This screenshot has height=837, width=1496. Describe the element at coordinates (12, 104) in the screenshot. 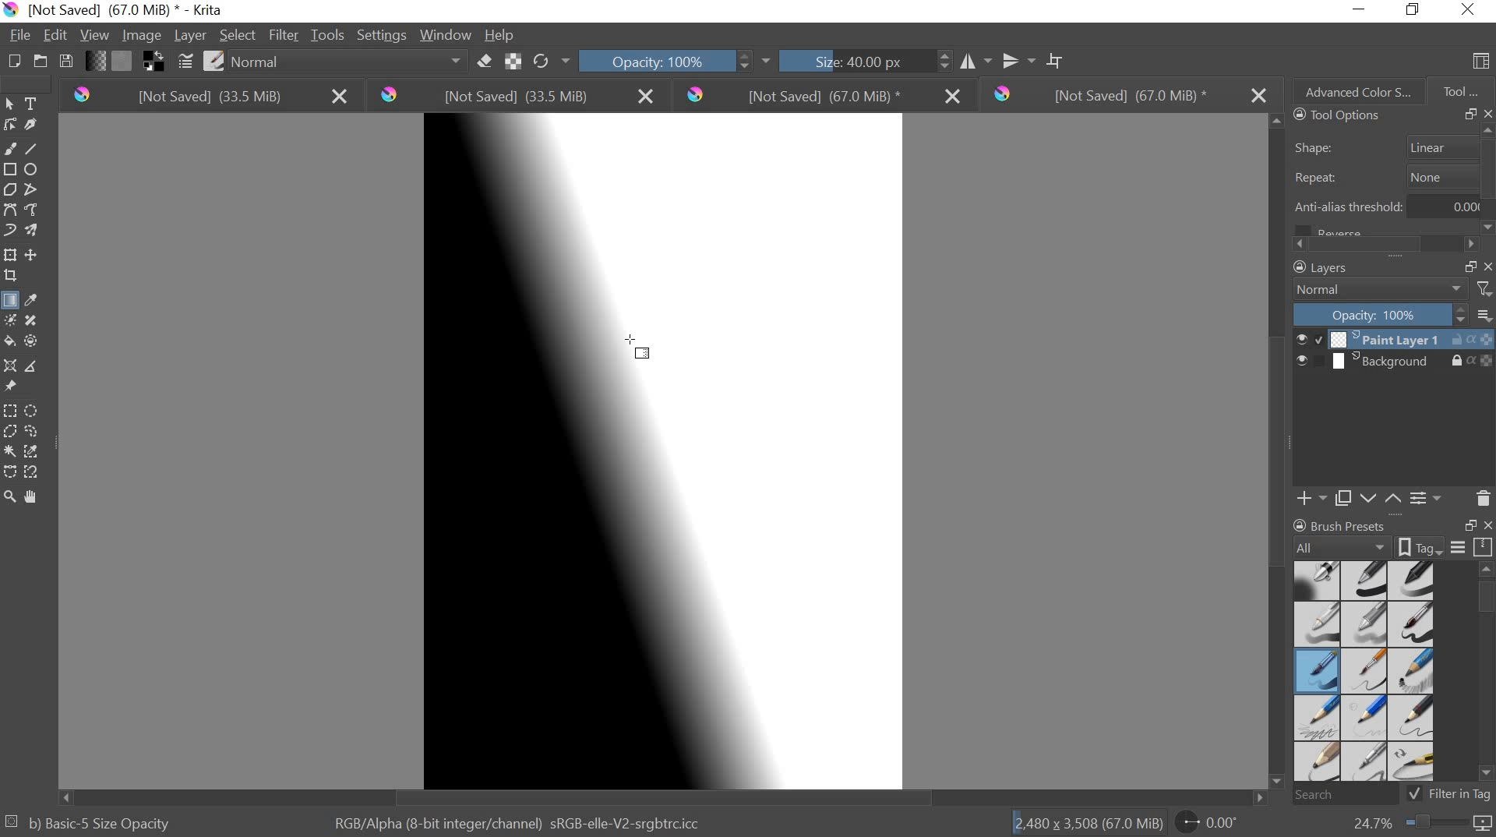

I see `select` at that location.